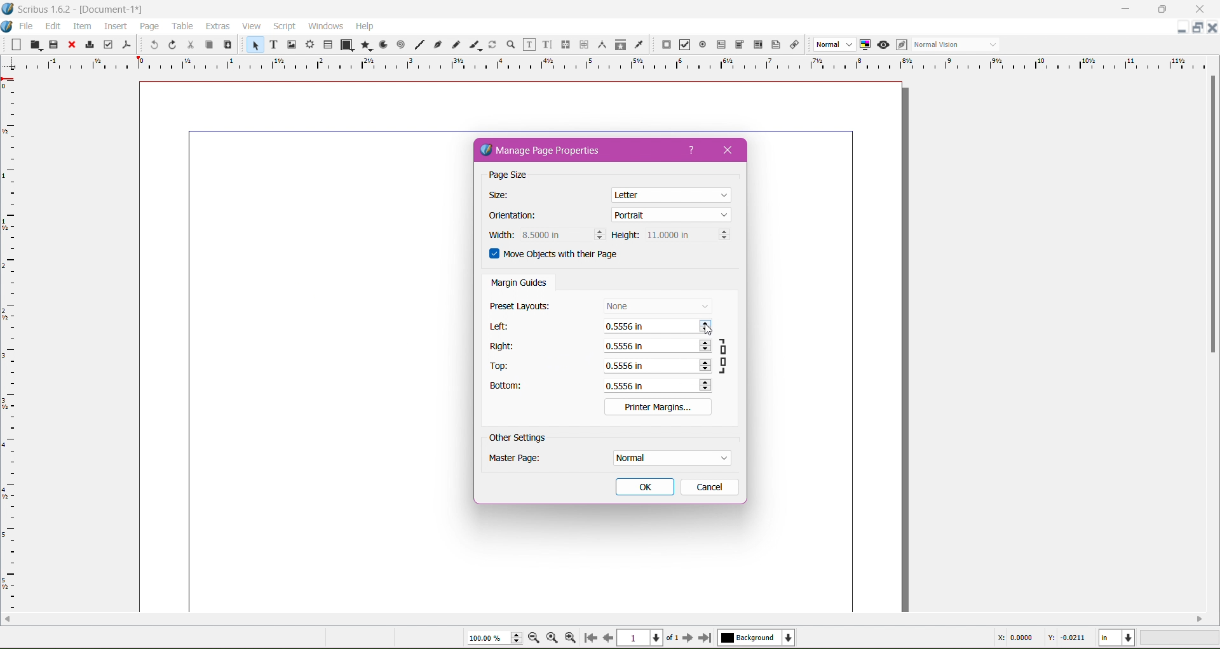 The width and height of the screenshot is (1220, 649). Describe the element at coordinates (518, 438) in the screenshot. I see `Other Settings` at that location.